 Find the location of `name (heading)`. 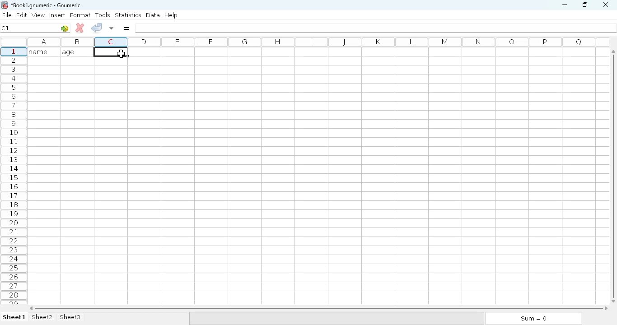

name (heading) is located at coordinates (41, 51).